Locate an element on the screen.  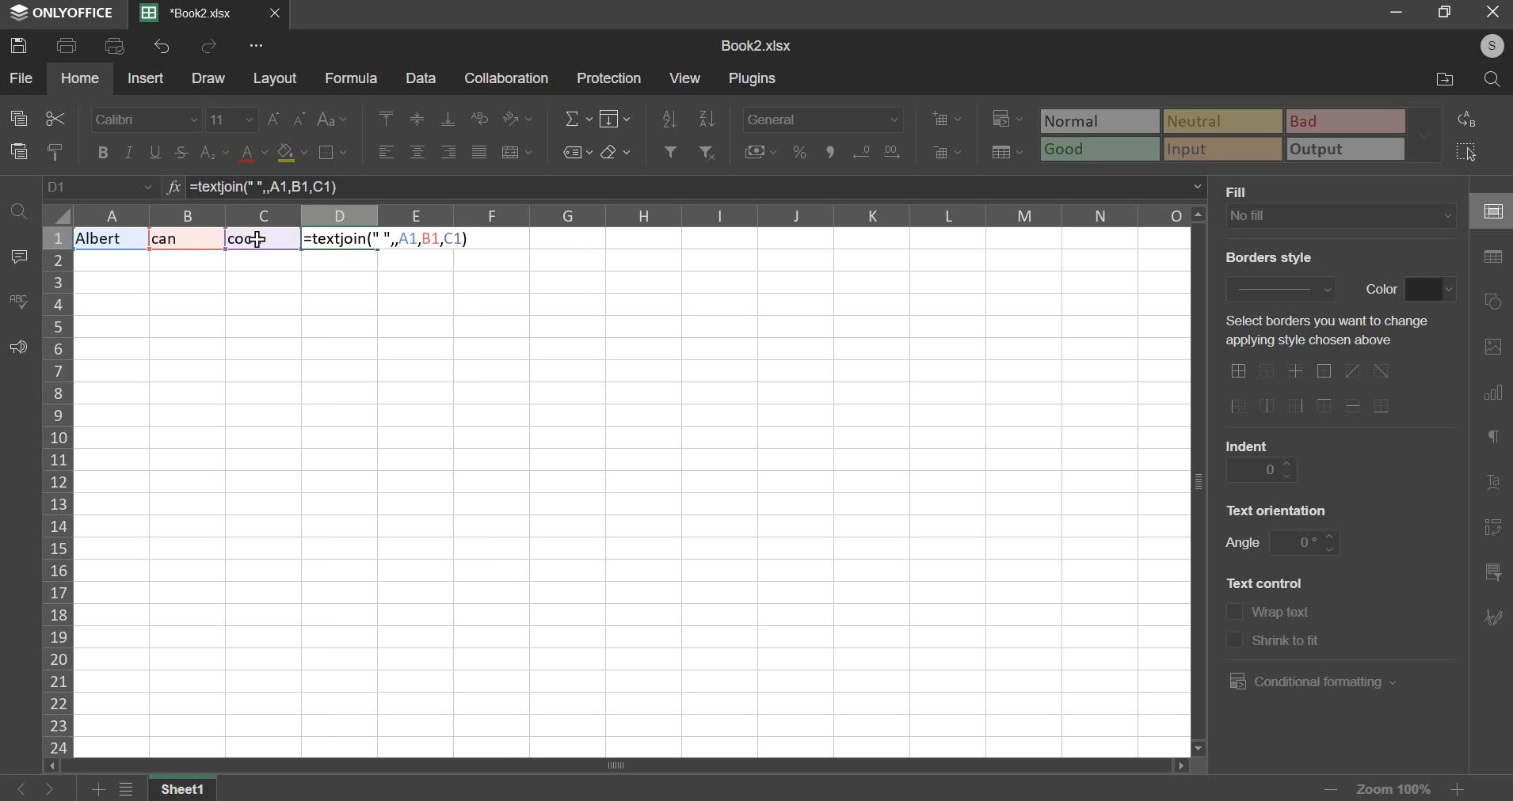
justified is located at coordinates (478, 151).